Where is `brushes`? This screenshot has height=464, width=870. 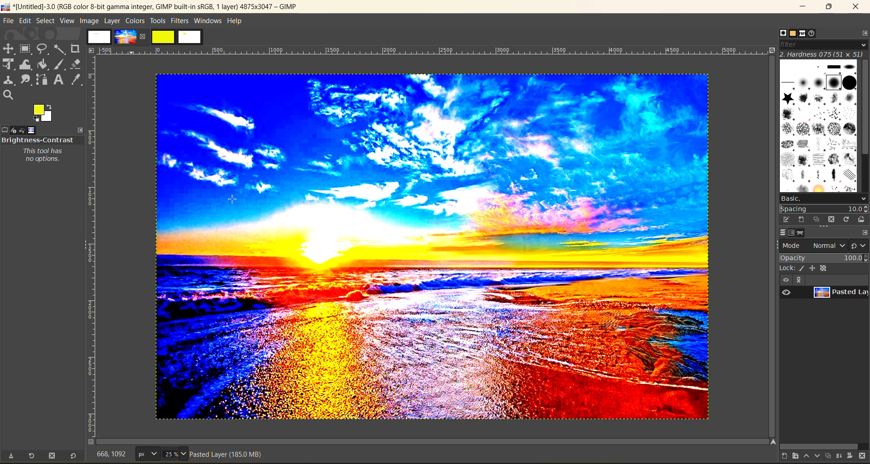
brushes is located at coordinates (783, 33).